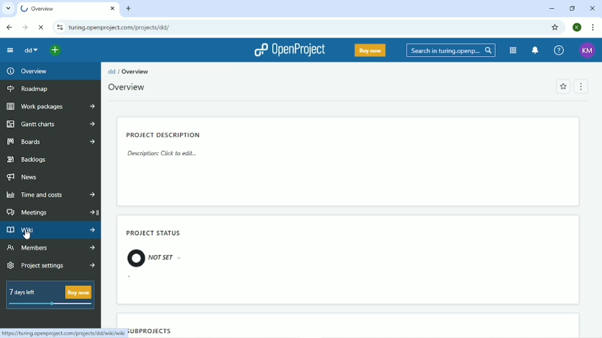 The width and height of the screenshot is (602, 338). I want to click on New tab, so click(128, 8).